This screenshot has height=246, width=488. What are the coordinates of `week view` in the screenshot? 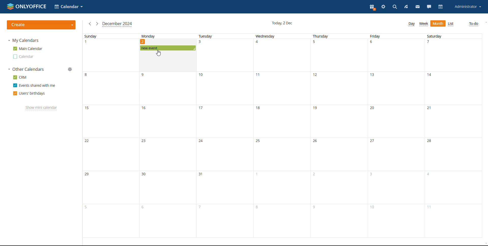 It's located at (423, 24).